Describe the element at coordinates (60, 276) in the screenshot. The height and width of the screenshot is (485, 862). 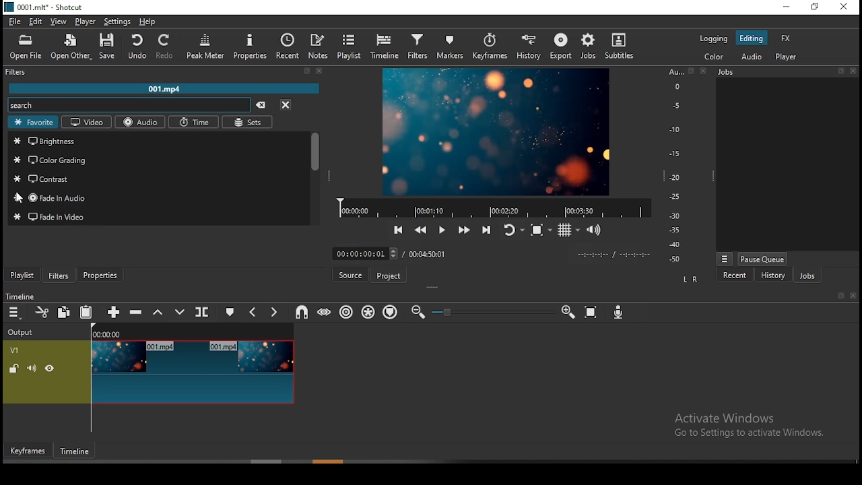
I see `filters` at that location.